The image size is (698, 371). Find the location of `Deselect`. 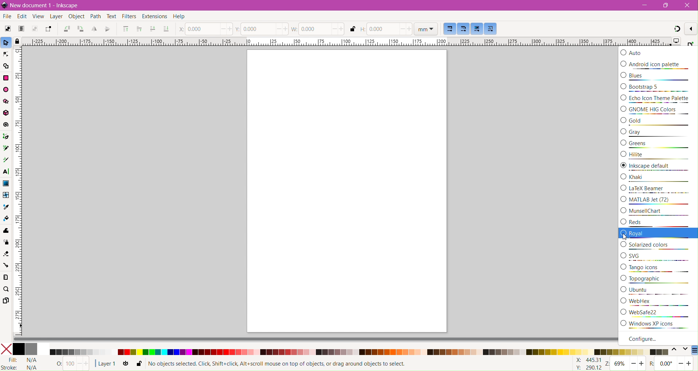

Deselect is located at coordinates (35, 29).